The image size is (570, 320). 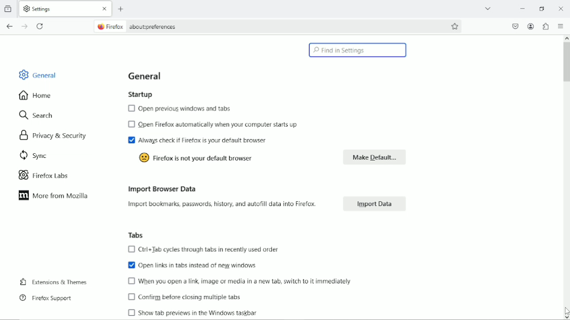 I want to click on Ctrl+Tab cycles through tabs in recently used order, so click(x=205, y=249).